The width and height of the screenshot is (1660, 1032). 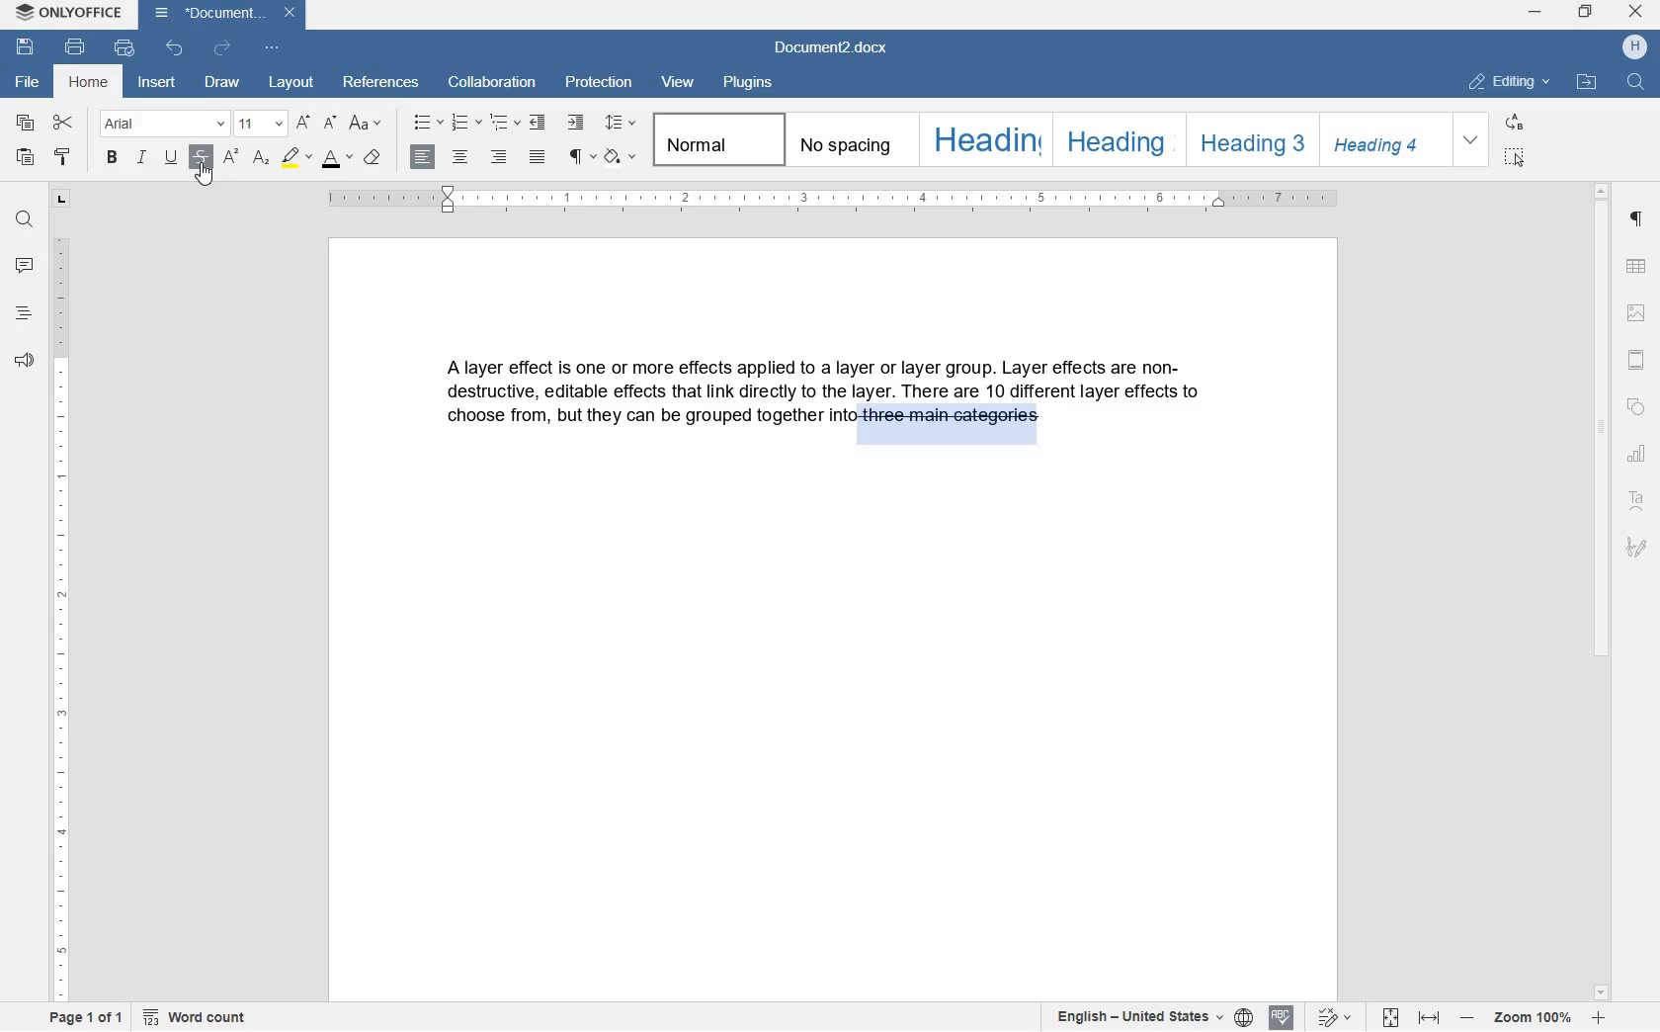 I want to click on text art, so click(x=1640, y=504).